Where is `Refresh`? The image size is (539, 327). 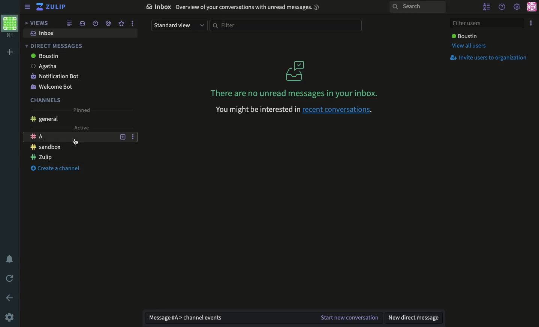
Refresh is located at coordinates (10, 279).